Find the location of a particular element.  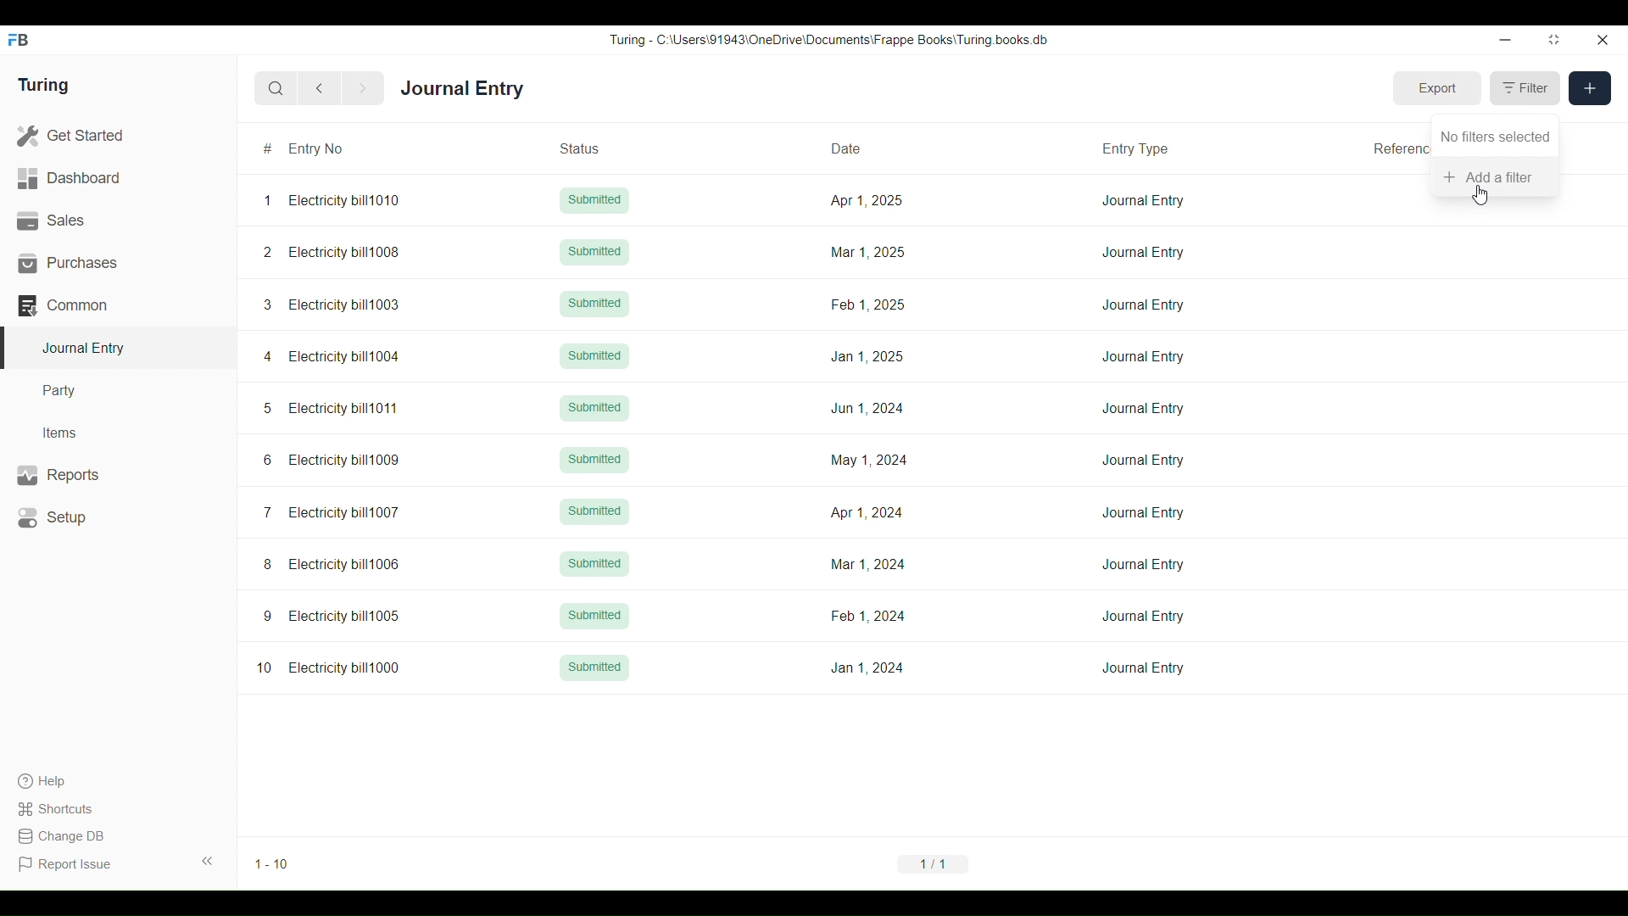

2 Electricity bill1008 is located at coordinates (332, 252).